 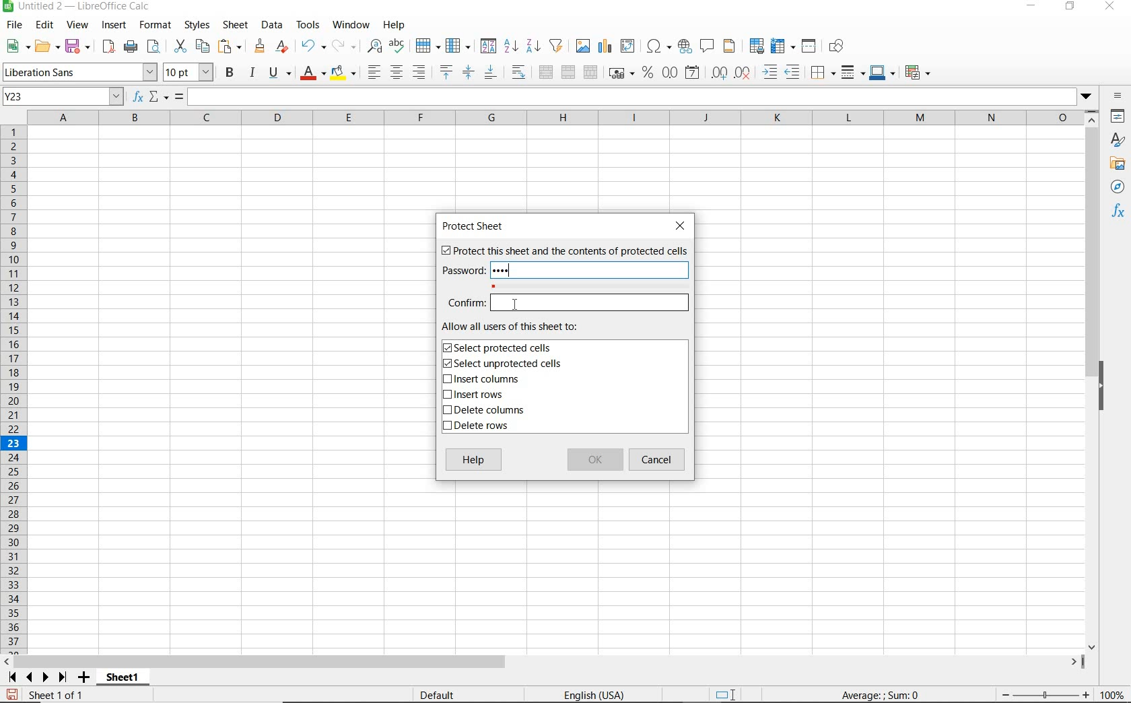 What do you see at coordinates (180, 97) in the screenshot?
I see `FORMULA` at bounding box center [180, 97].